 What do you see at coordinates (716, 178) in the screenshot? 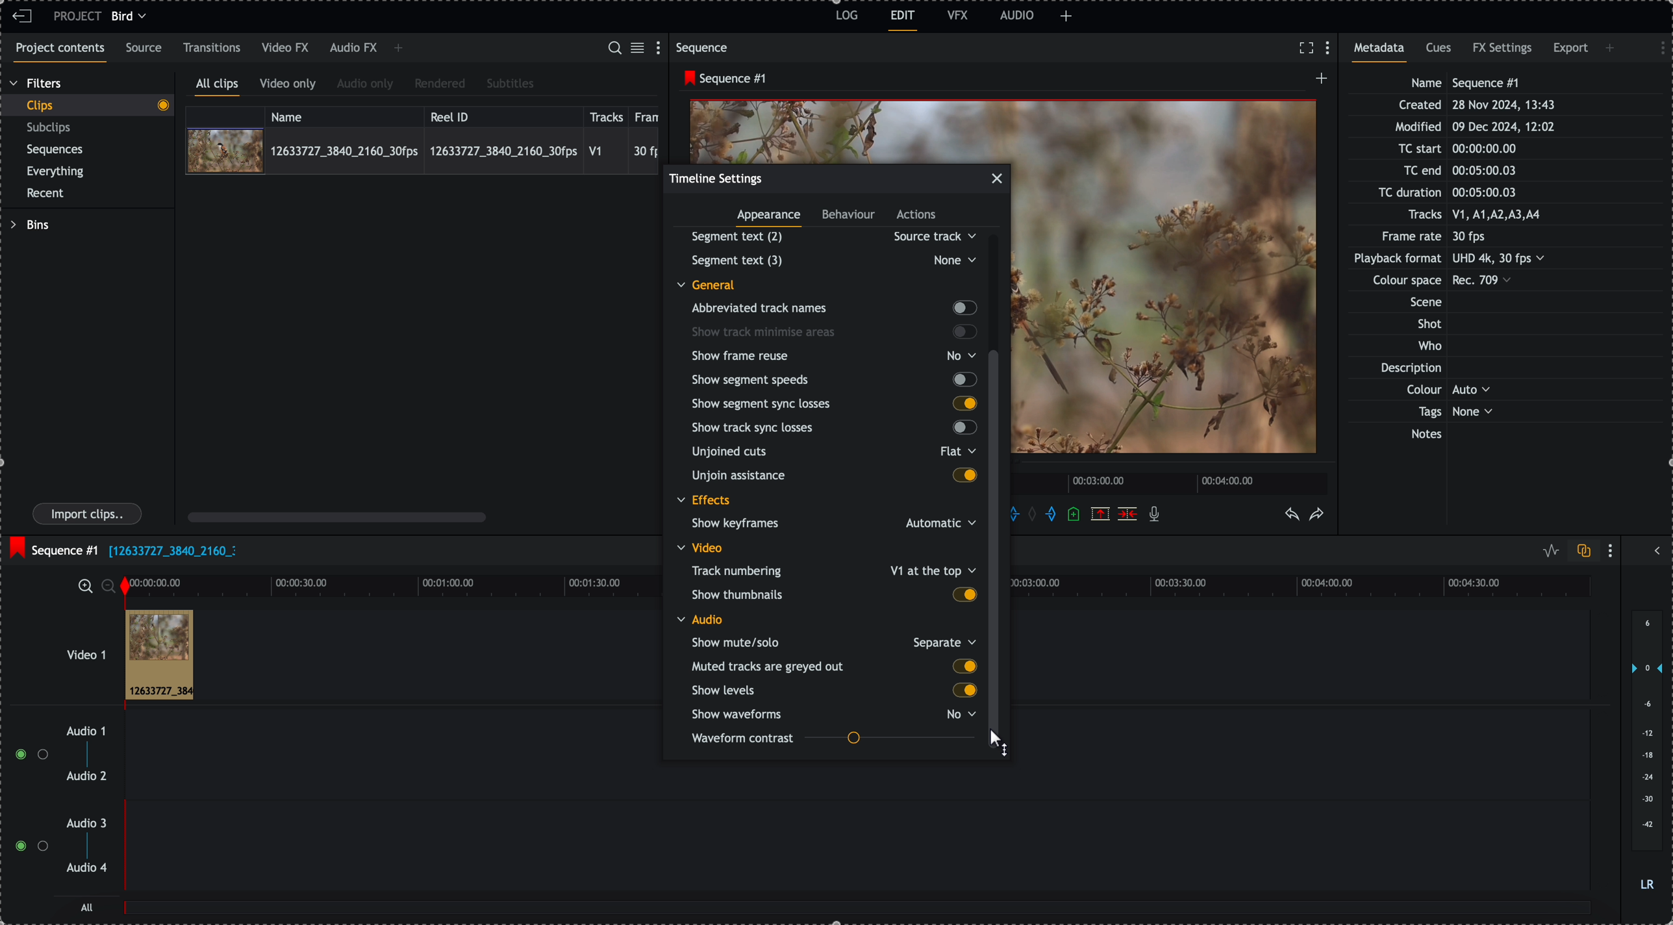
I see `timeline settings` at bounding box center [716, 178].